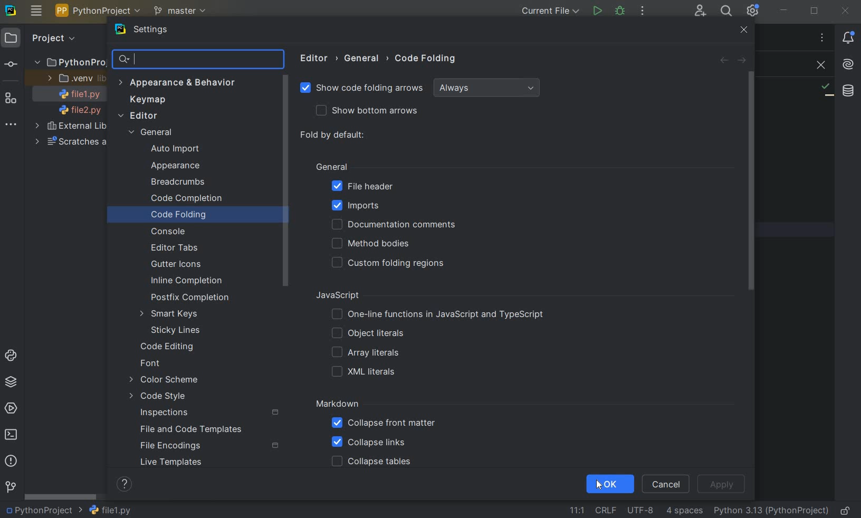  What do you see at coordinates (76, 95) in the screenshot?
I see `FILE NAME 1` at bounding box center [76, 95].